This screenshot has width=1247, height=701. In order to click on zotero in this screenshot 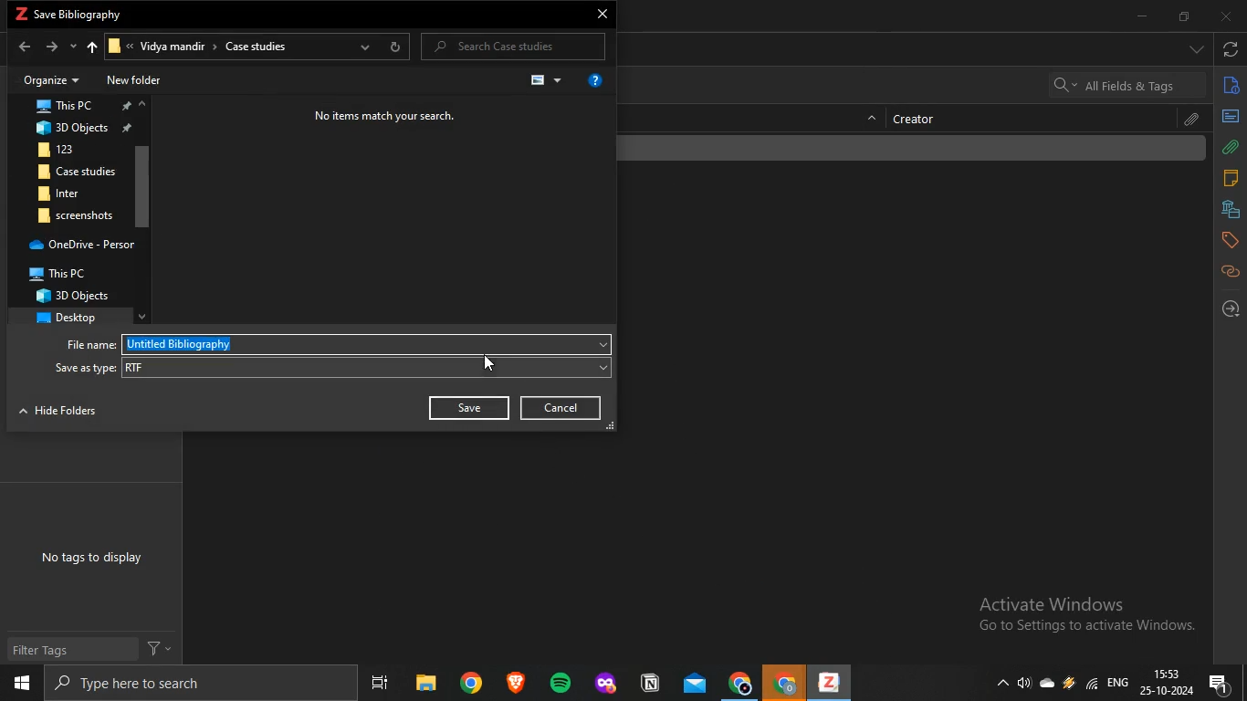, I will do `click(22, 16)`.